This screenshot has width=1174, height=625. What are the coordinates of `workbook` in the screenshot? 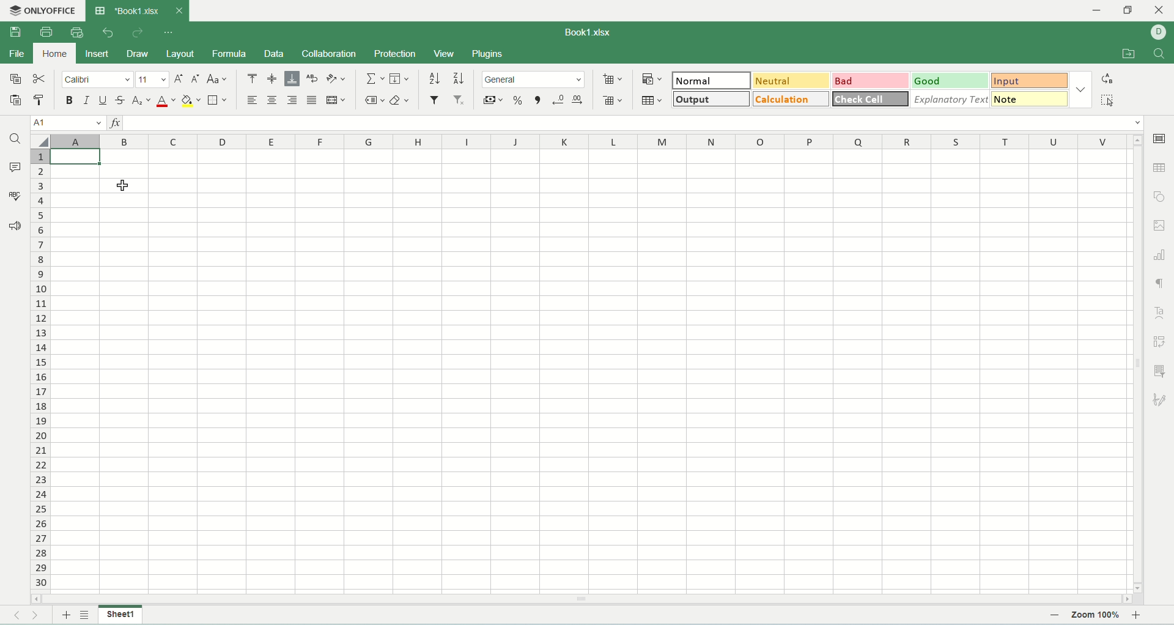 It's located at (590, 371).